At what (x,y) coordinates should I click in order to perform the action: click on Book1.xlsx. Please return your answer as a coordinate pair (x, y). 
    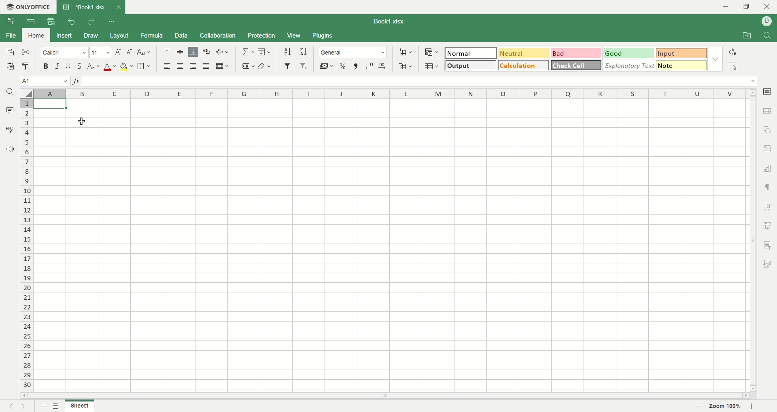
    Looking at the image, I should click on (391, 21).